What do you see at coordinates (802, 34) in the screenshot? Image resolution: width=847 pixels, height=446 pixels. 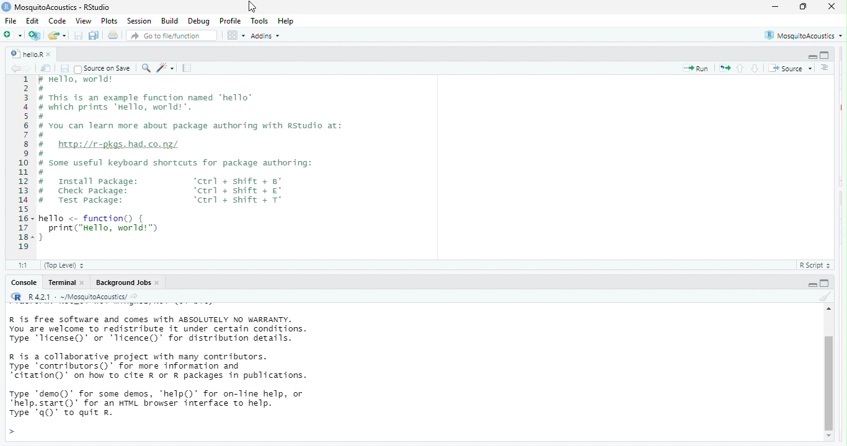 I see `® MosquitoAcoustics °` at bounding box center [802, 34].